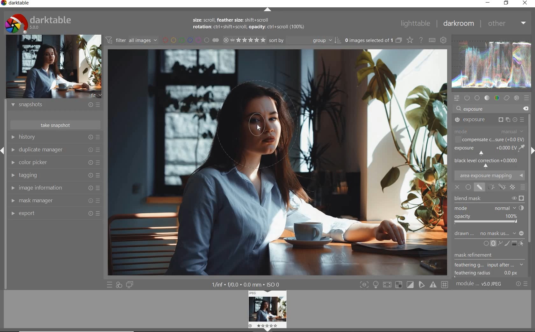 The image size is (535, 332). What do you see at coordinates (56, 176) in the screenshot?
I see `tagging` at bounding box center [56, 176].